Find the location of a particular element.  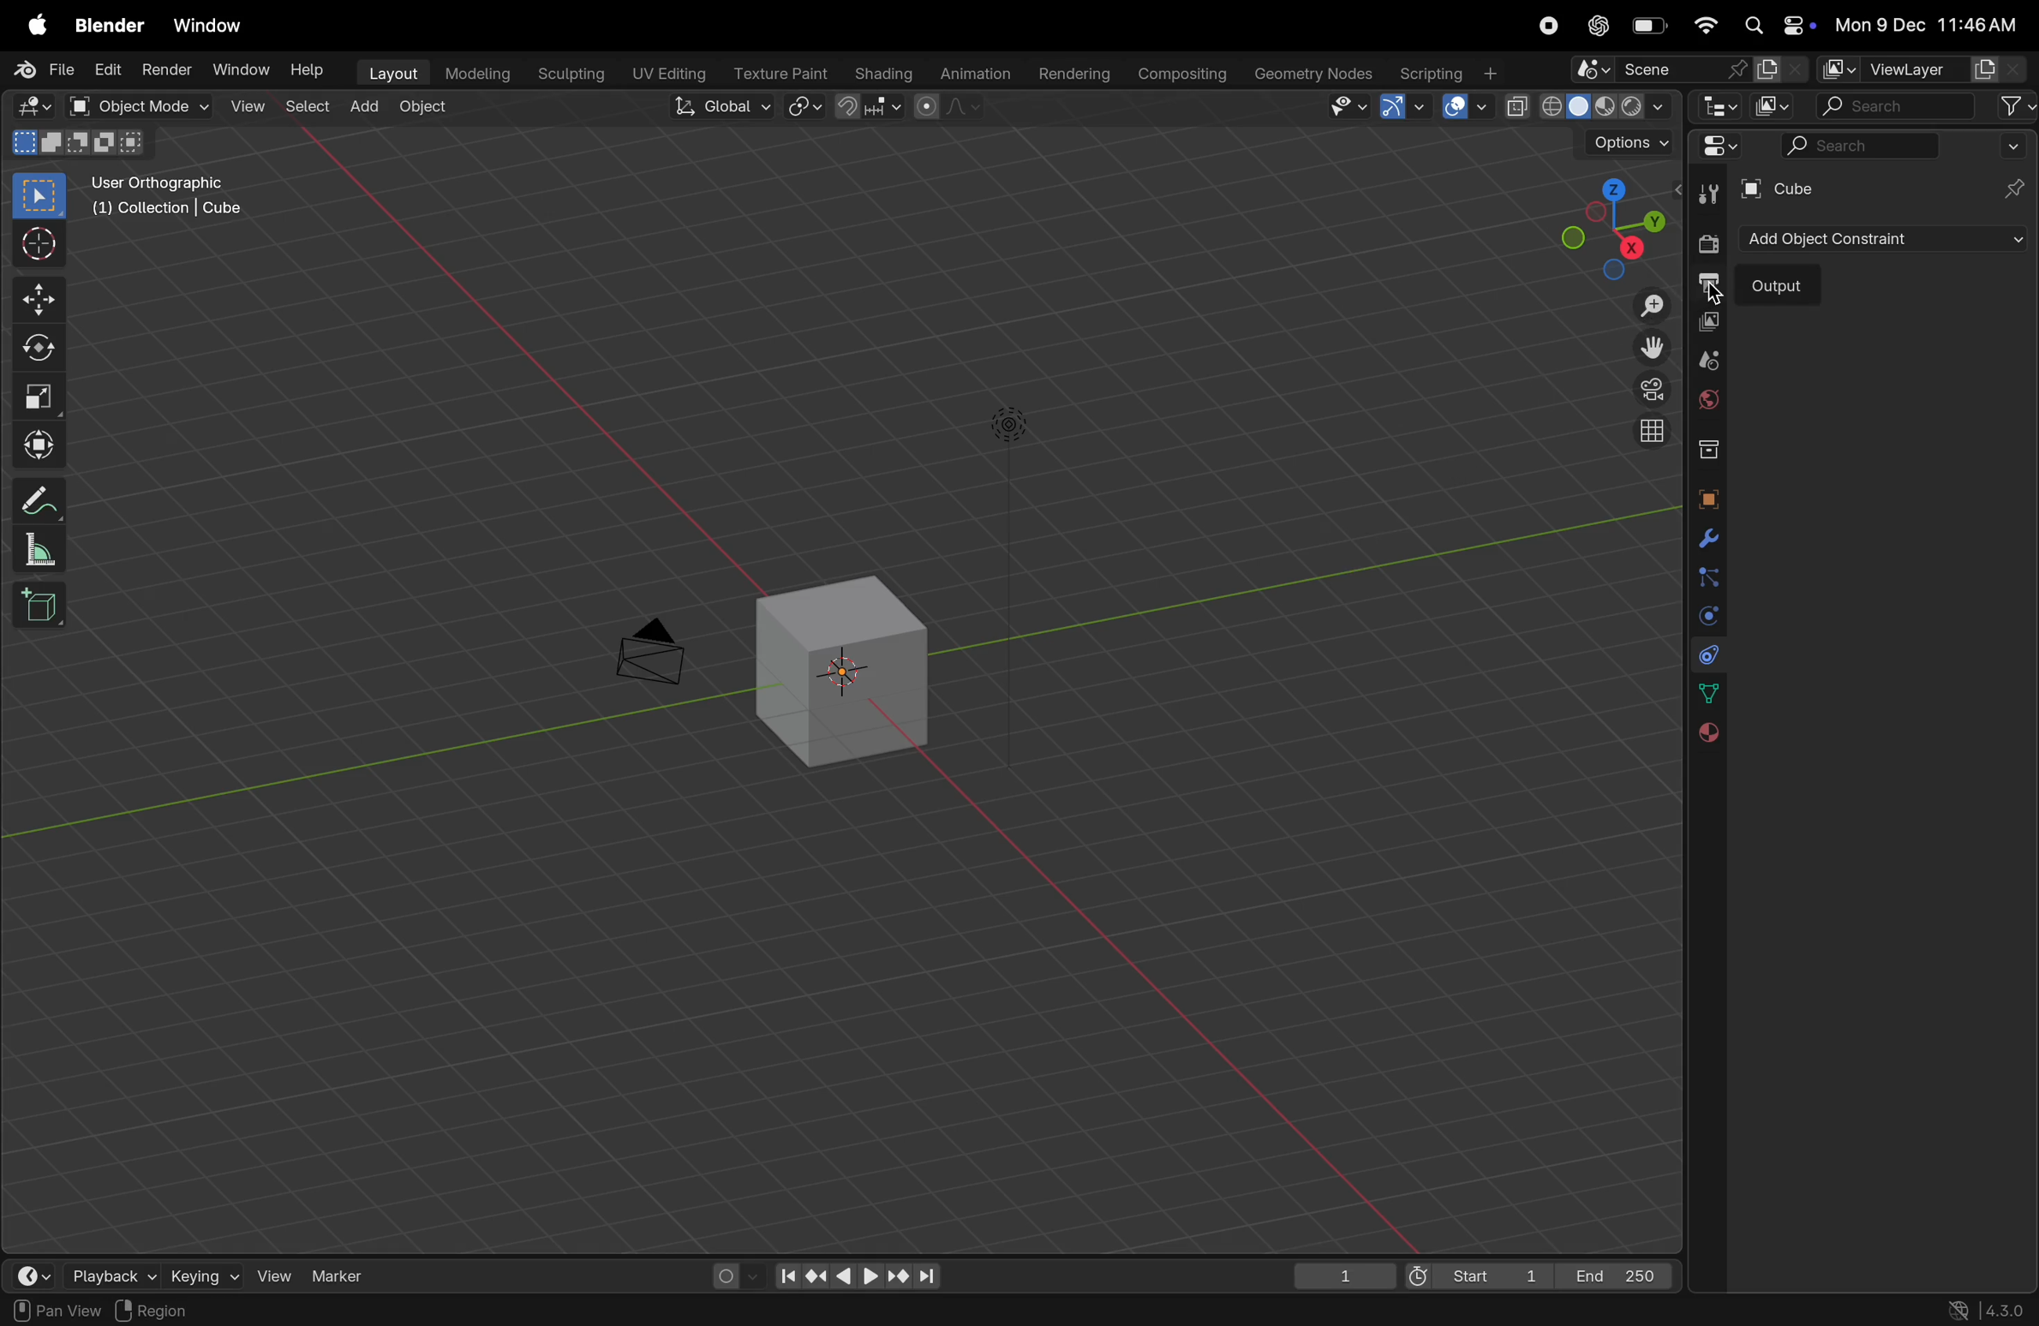

Animation is located at coordinates (975, 73).